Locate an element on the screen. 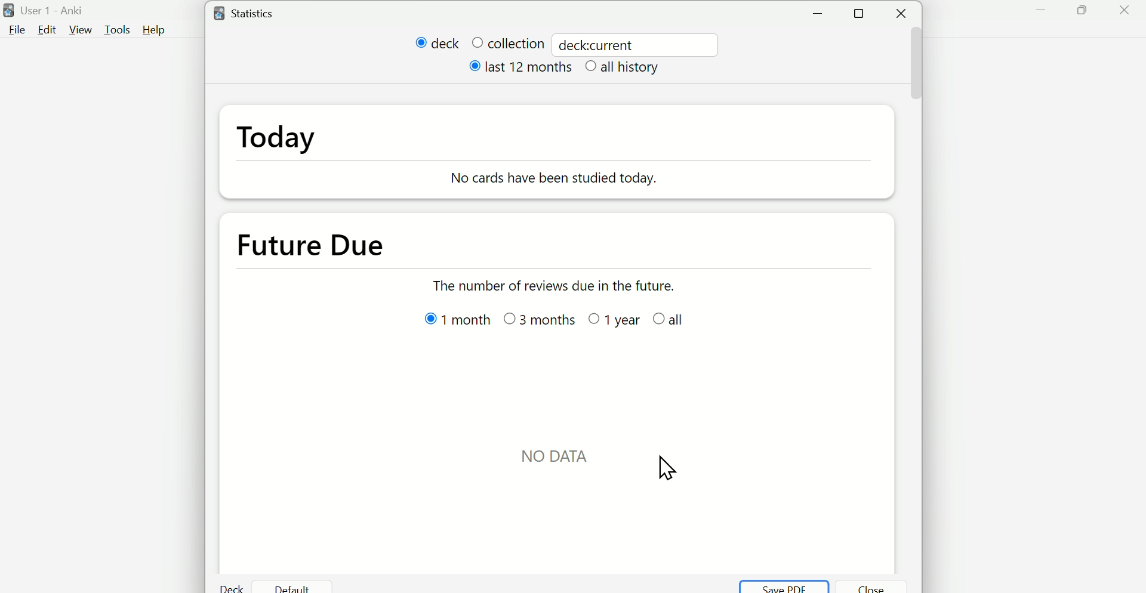 The image size is (1146, 593).  is located at coordinates (556, 455).